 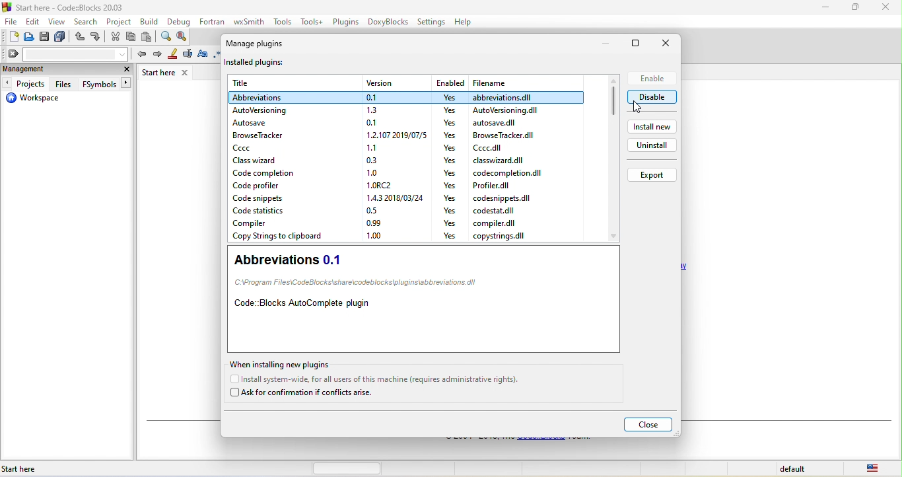 I want to click on file, so click(x=499, y=211).